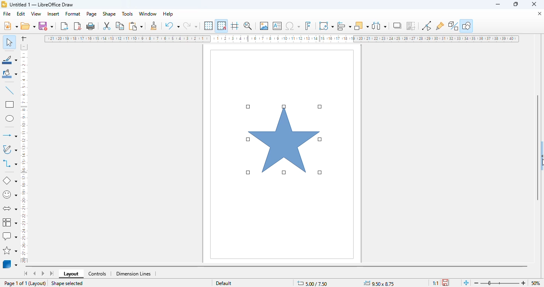 The width and height of the screenshot is (544, 287). I want to click on new, so click(10, 26).